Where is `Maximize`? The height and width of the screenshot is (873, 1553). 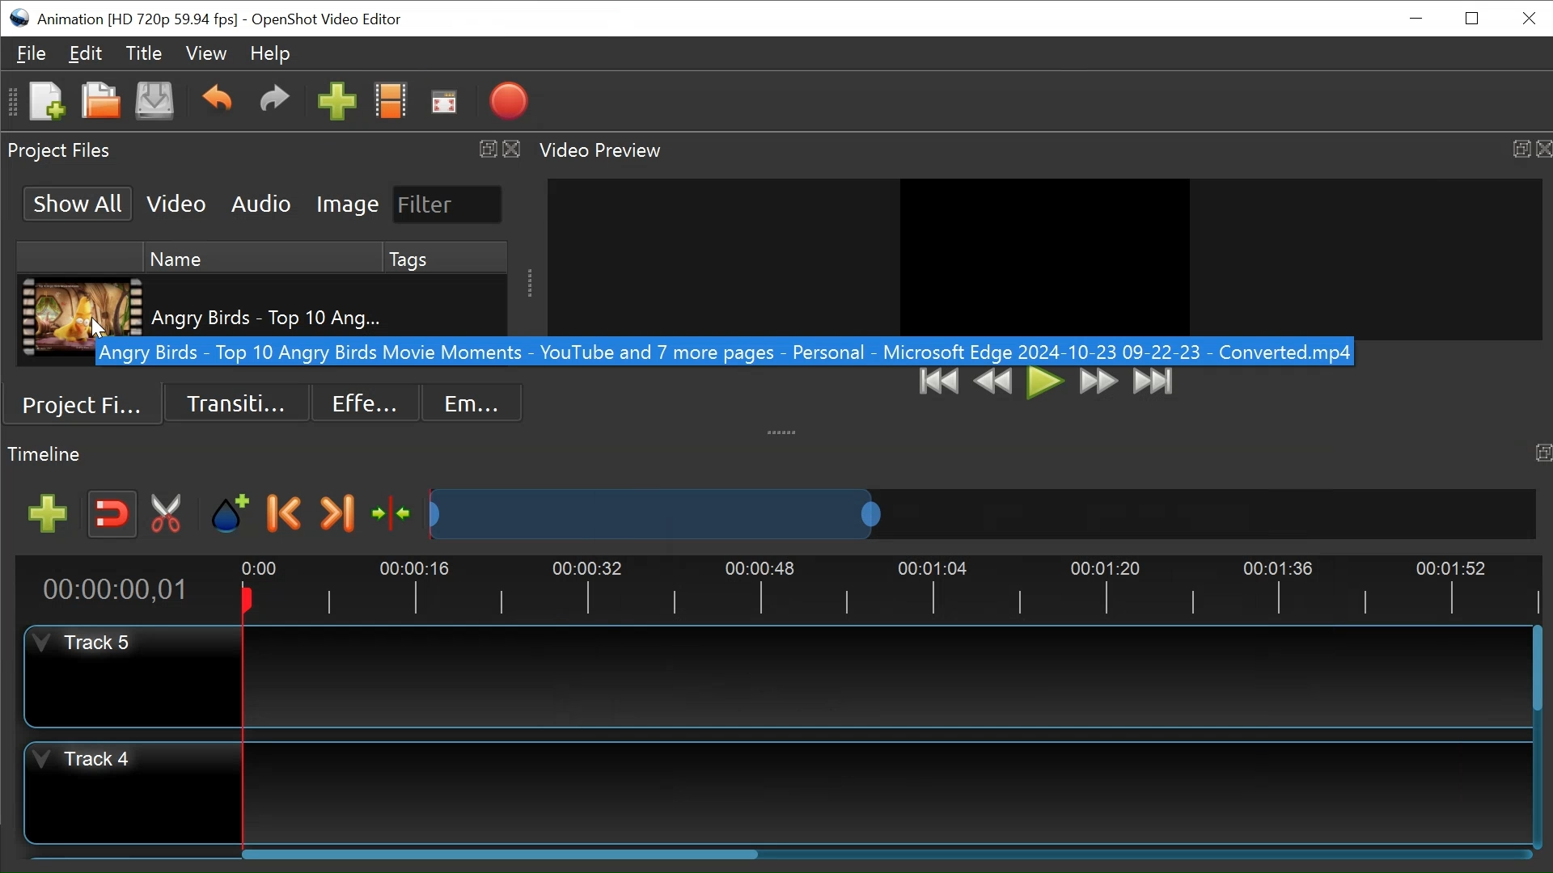
Maximize is located at coordinates (486, 149).